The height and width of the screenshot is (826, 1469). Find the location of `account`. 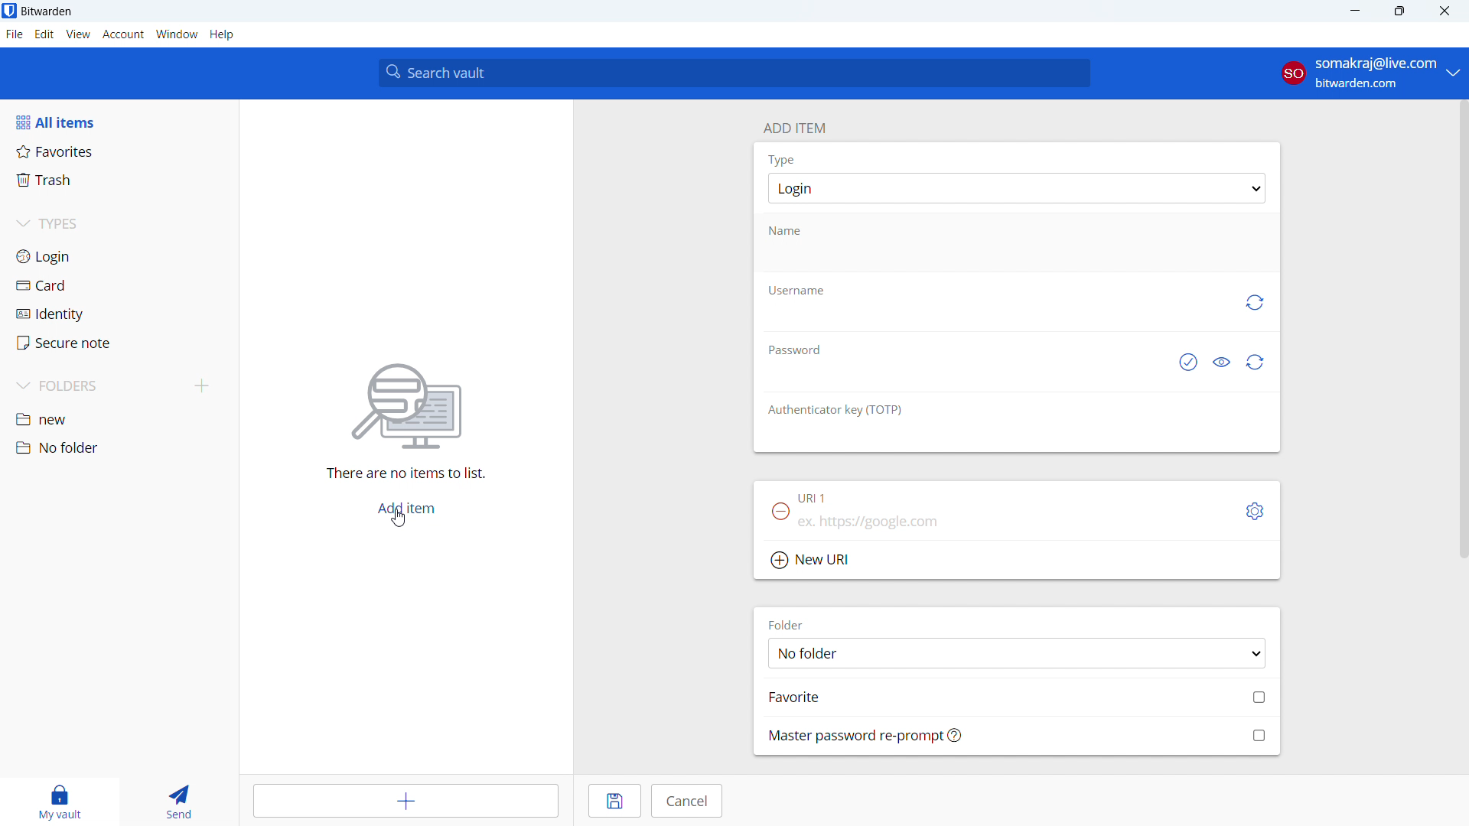

account is located at coordinates (123, 34).